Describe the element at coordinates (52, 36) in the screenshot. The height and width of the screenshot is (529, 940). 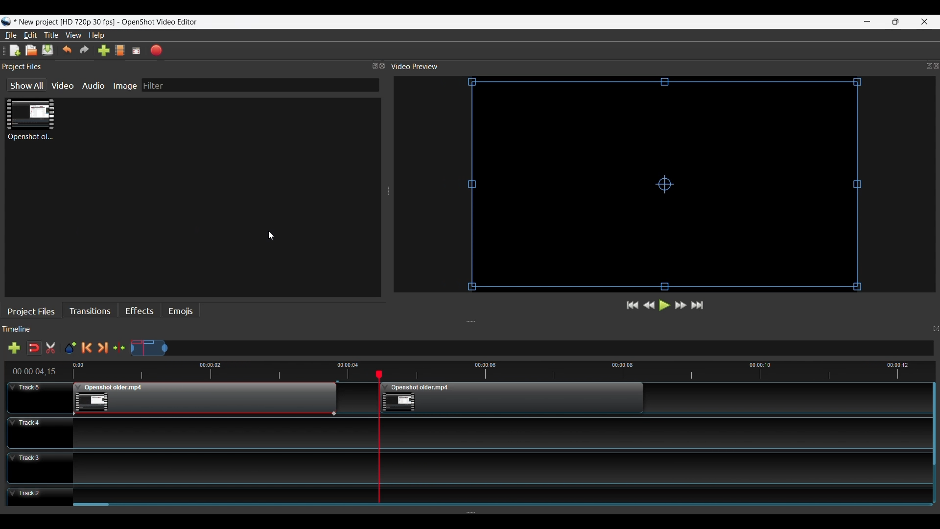
I see `Title` at that location.